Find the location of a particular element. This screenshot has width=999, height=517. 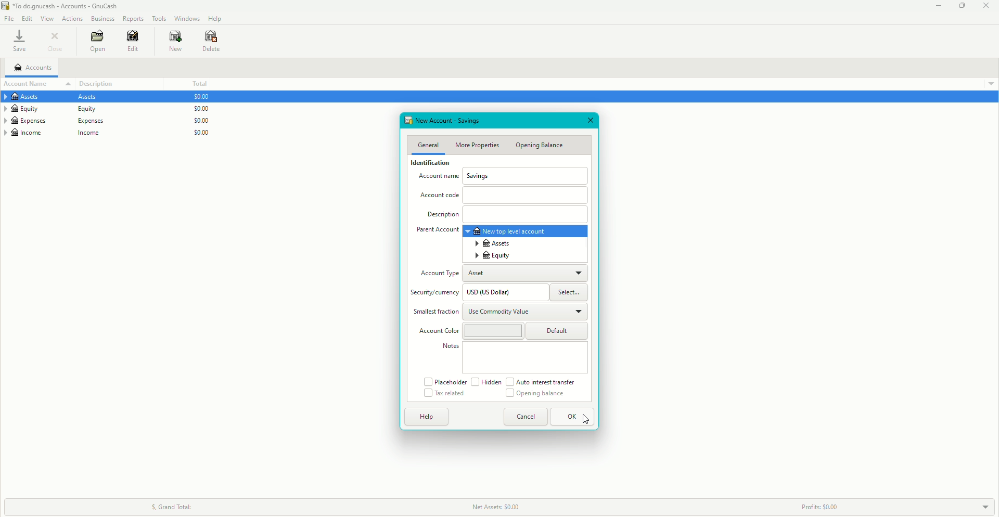

Close is located at coordinates (57, 42).